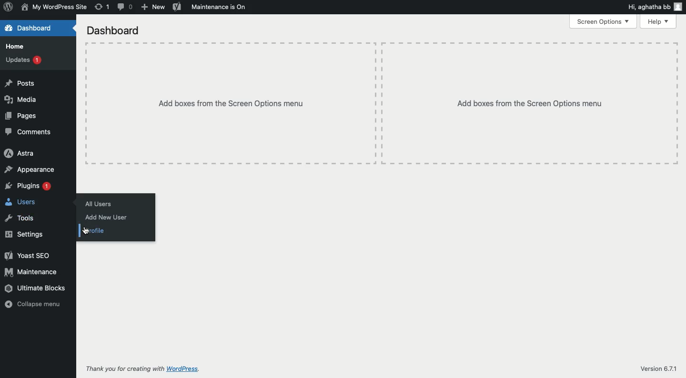 This screenshot has width=686, height=378. What do you see at coordinates (20, 154) in the screenshot?
I see `Astra` at bounding box center [20, 154].